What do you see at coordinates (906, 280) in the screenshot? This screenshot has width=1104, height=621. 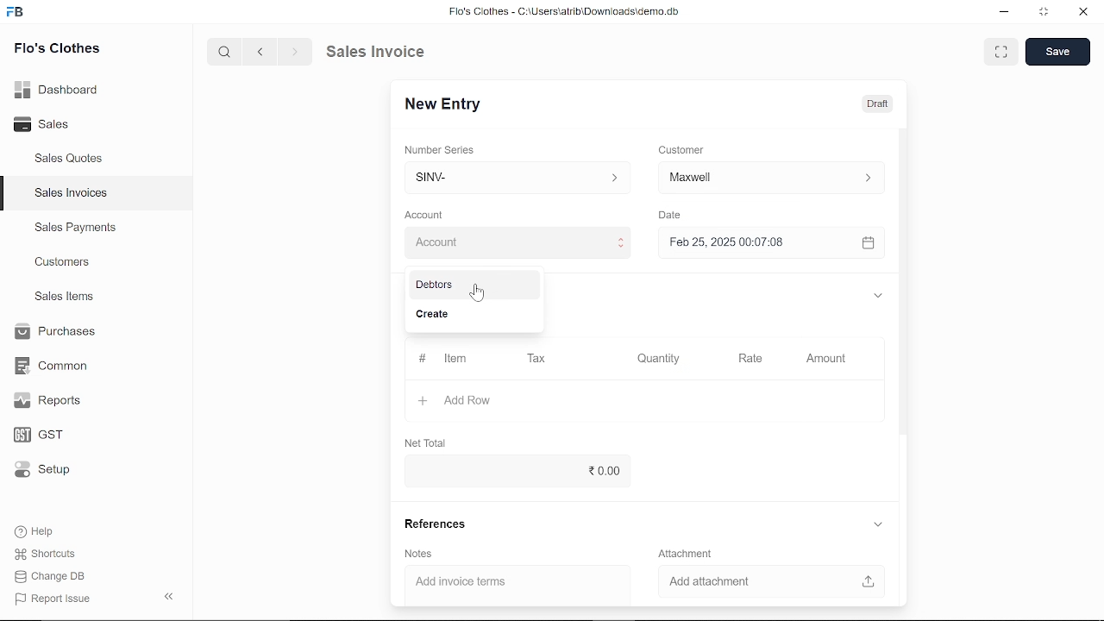 I see `vertical scrollbar` at bounding box center [906, 280].